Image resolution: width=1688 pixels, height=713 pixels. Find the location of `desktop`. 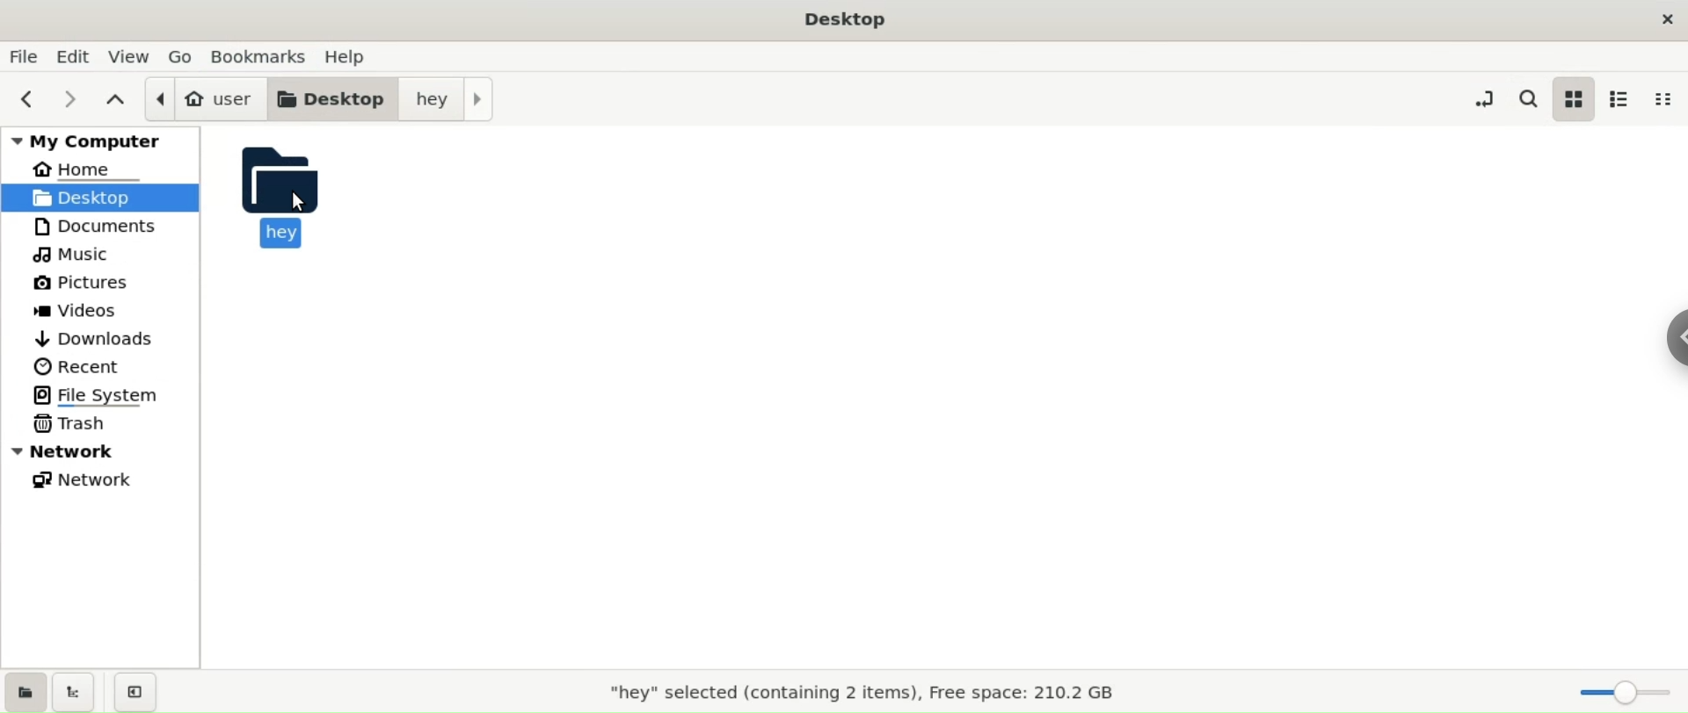

desktop is located at coordinates (329, 99).